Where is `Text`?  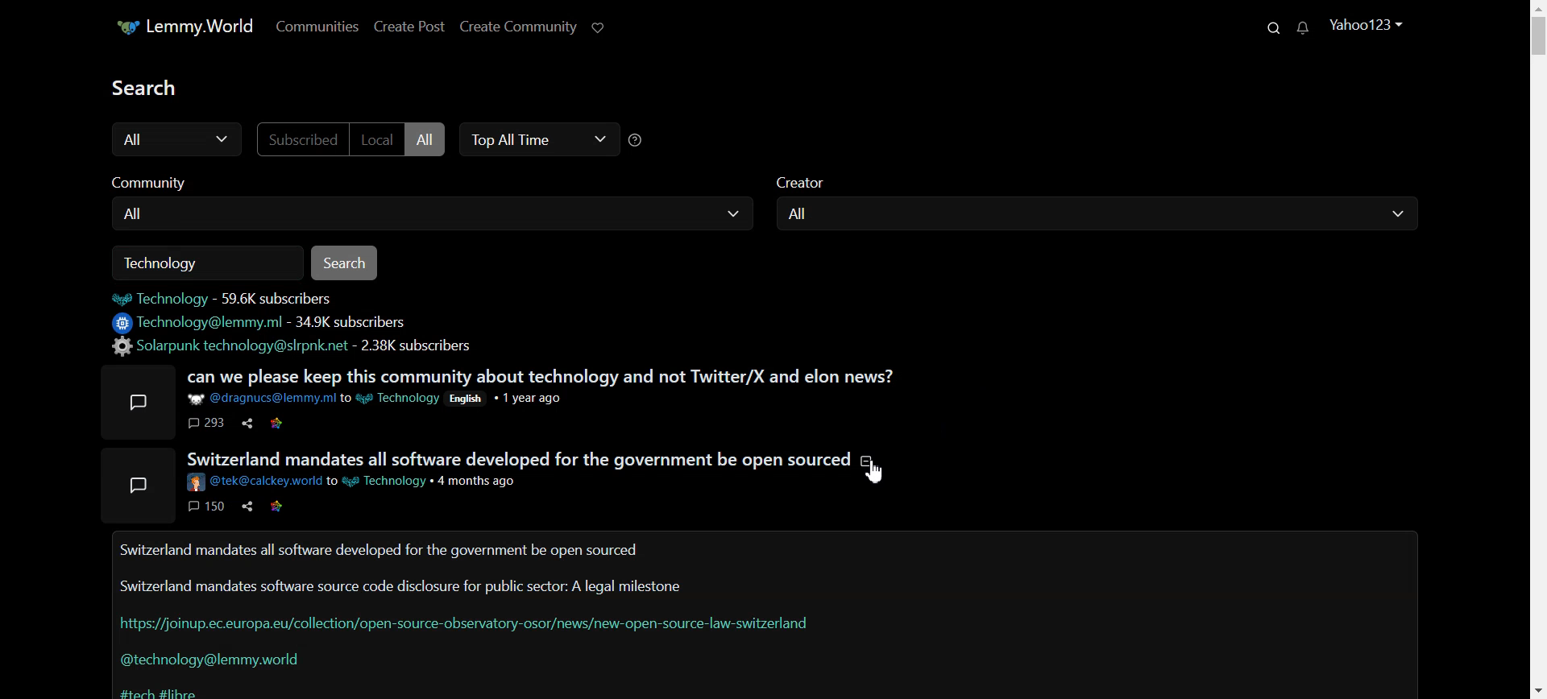
Text is located at coordinates (151, 86).